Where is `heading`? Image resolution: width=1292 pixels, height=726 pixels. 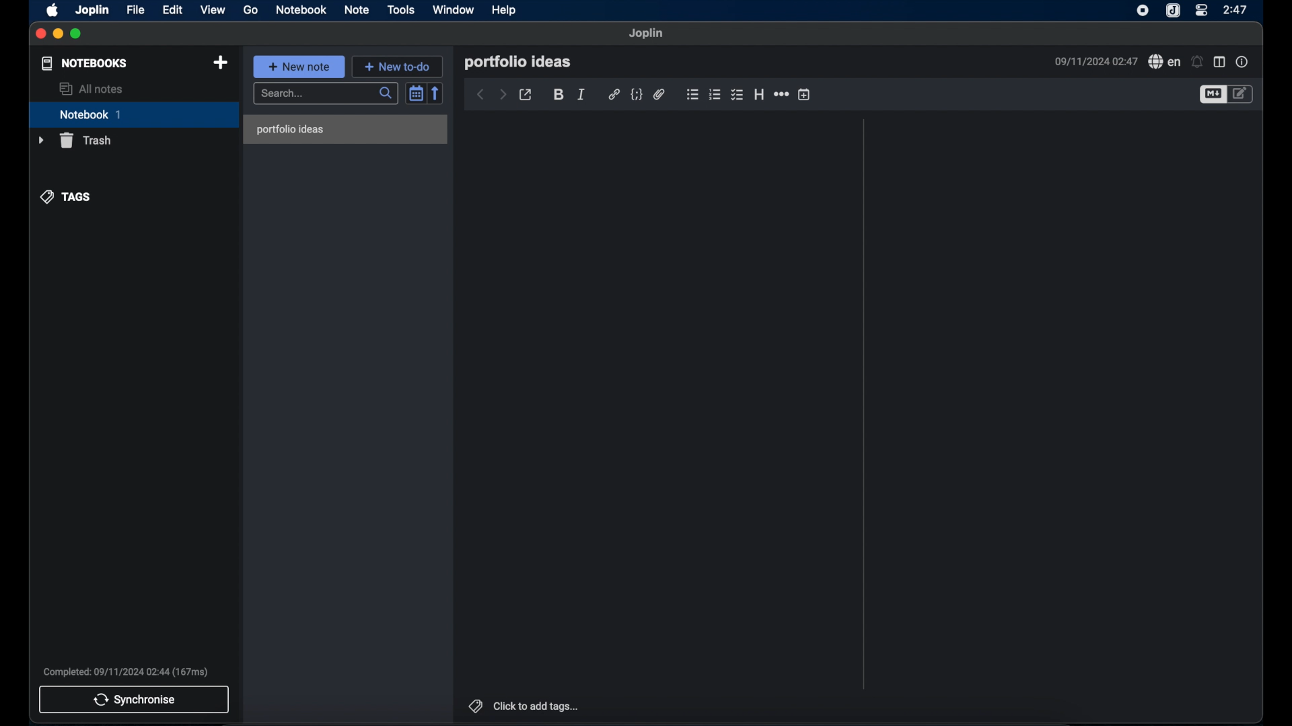 heading is located at coordinates (759, 94).